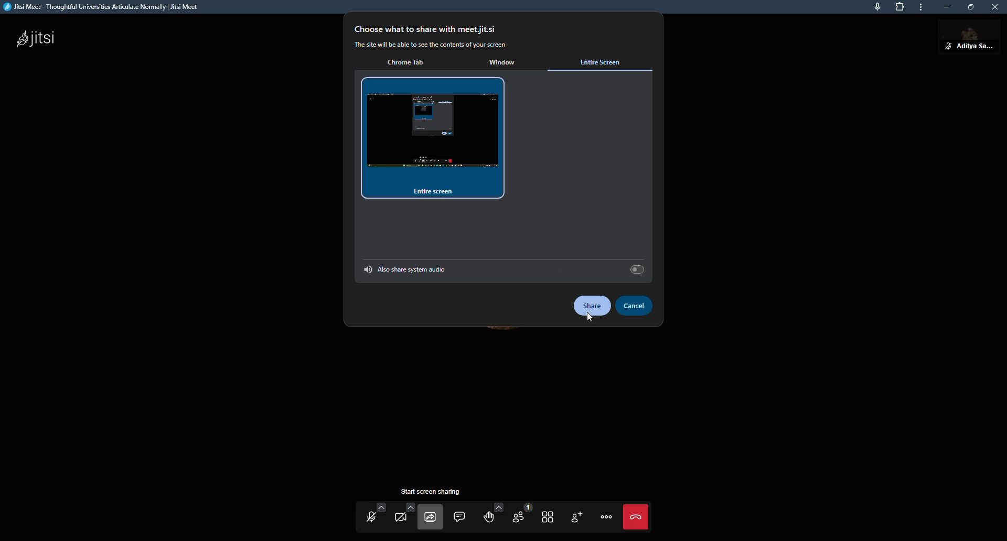  I want to click on entire screen, so click(437, 191).